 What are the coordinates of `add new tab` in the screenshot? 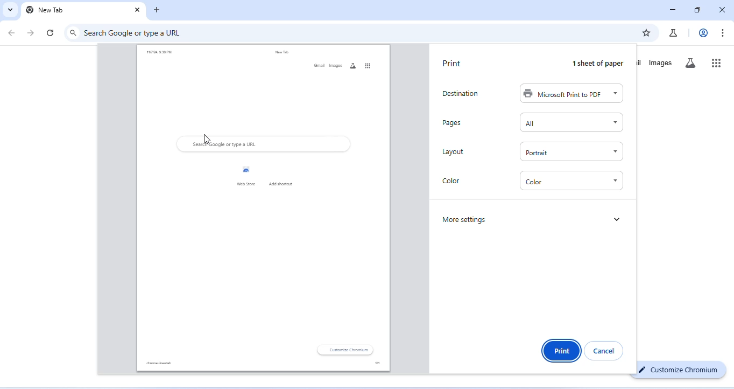 It's located at (158, 10).